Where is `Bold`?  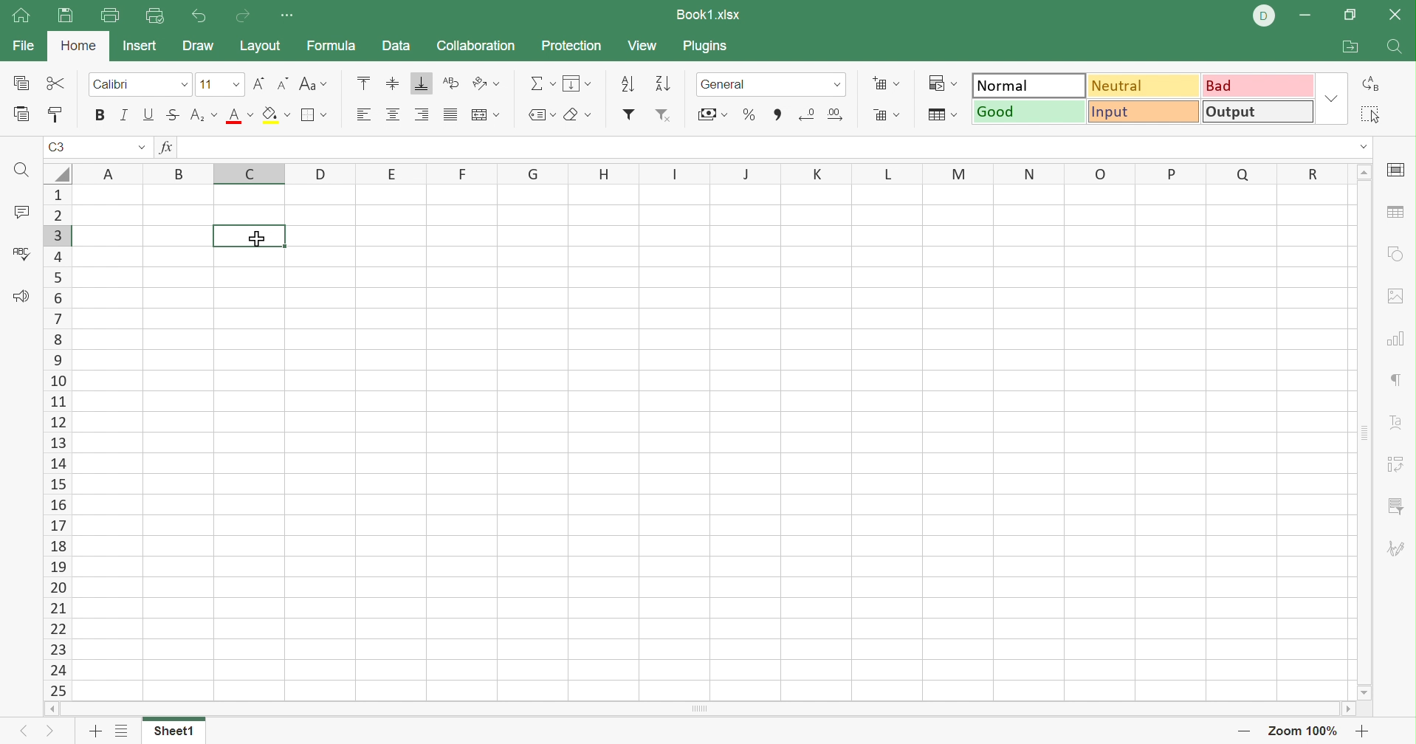 Bold is located at coordinates (98, 116).